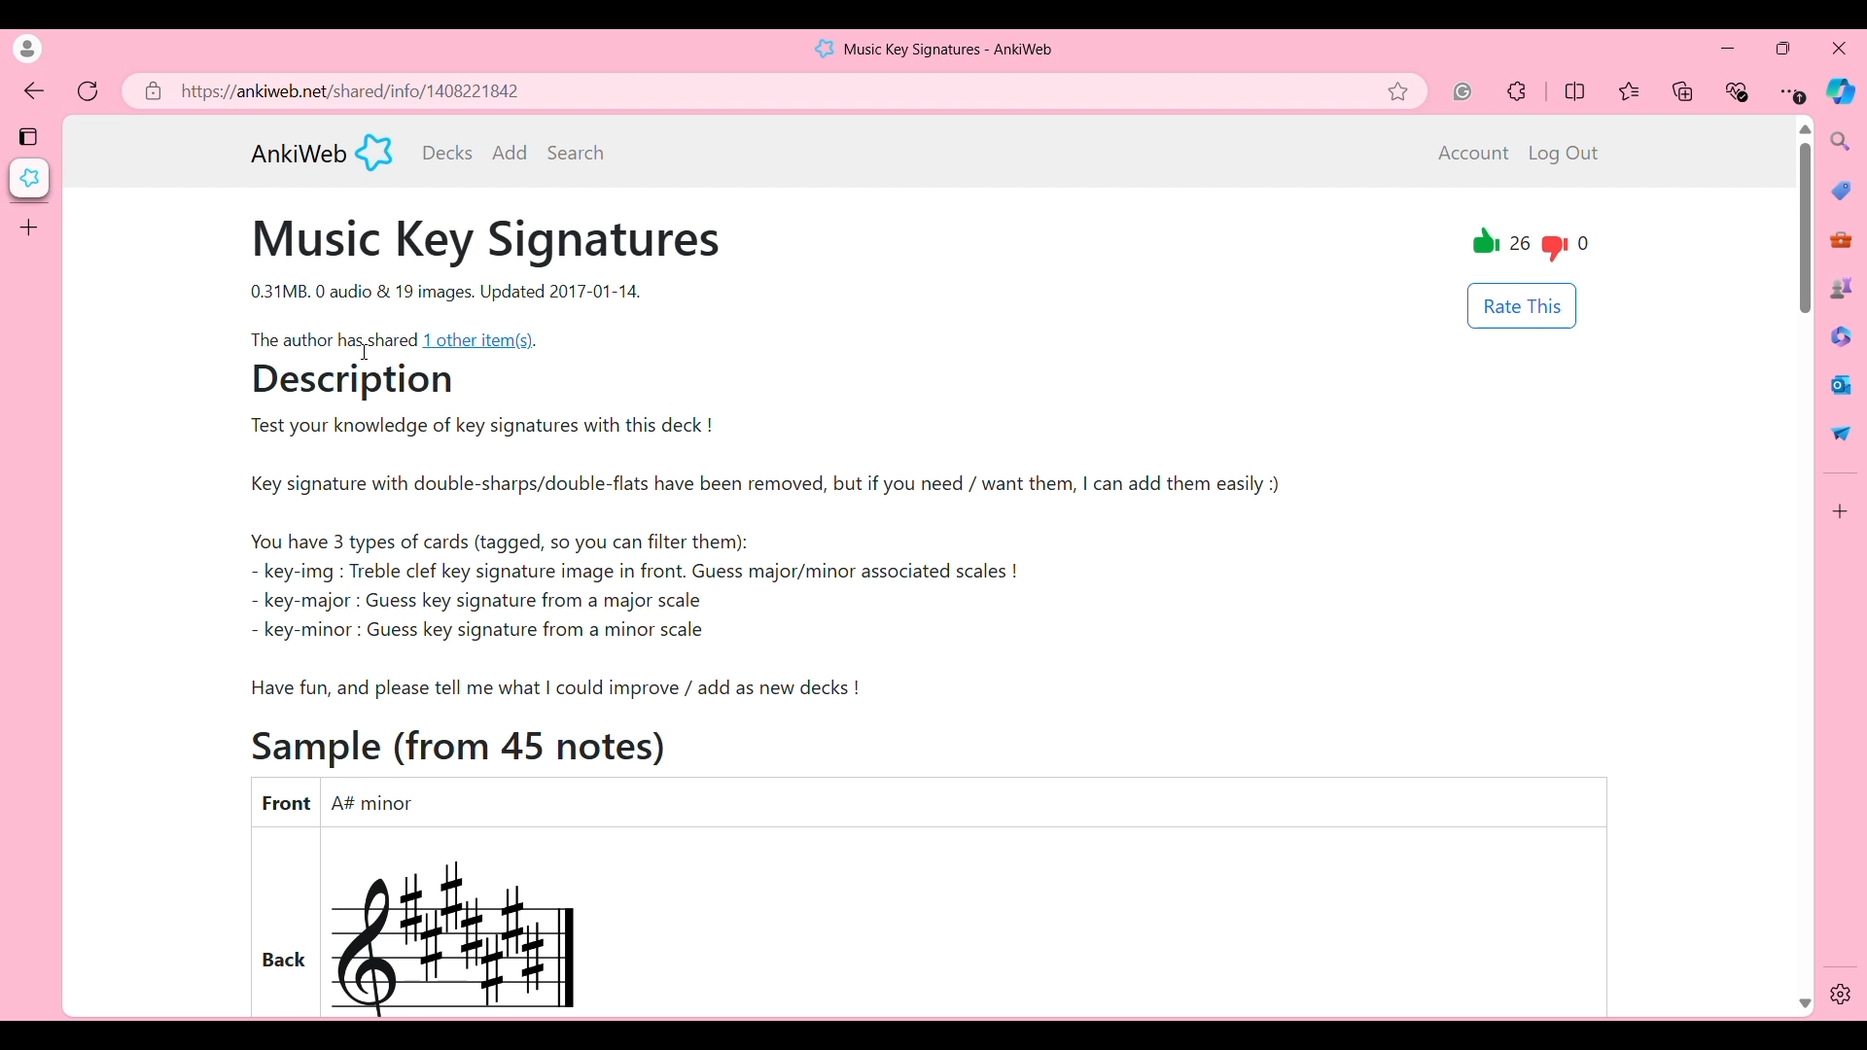 Image resolution: width=1867 pixels, height=1050 pixels. Describe the element at coordinates (1841, 190) in the screenshot. I see `Browser shopping` at that location.